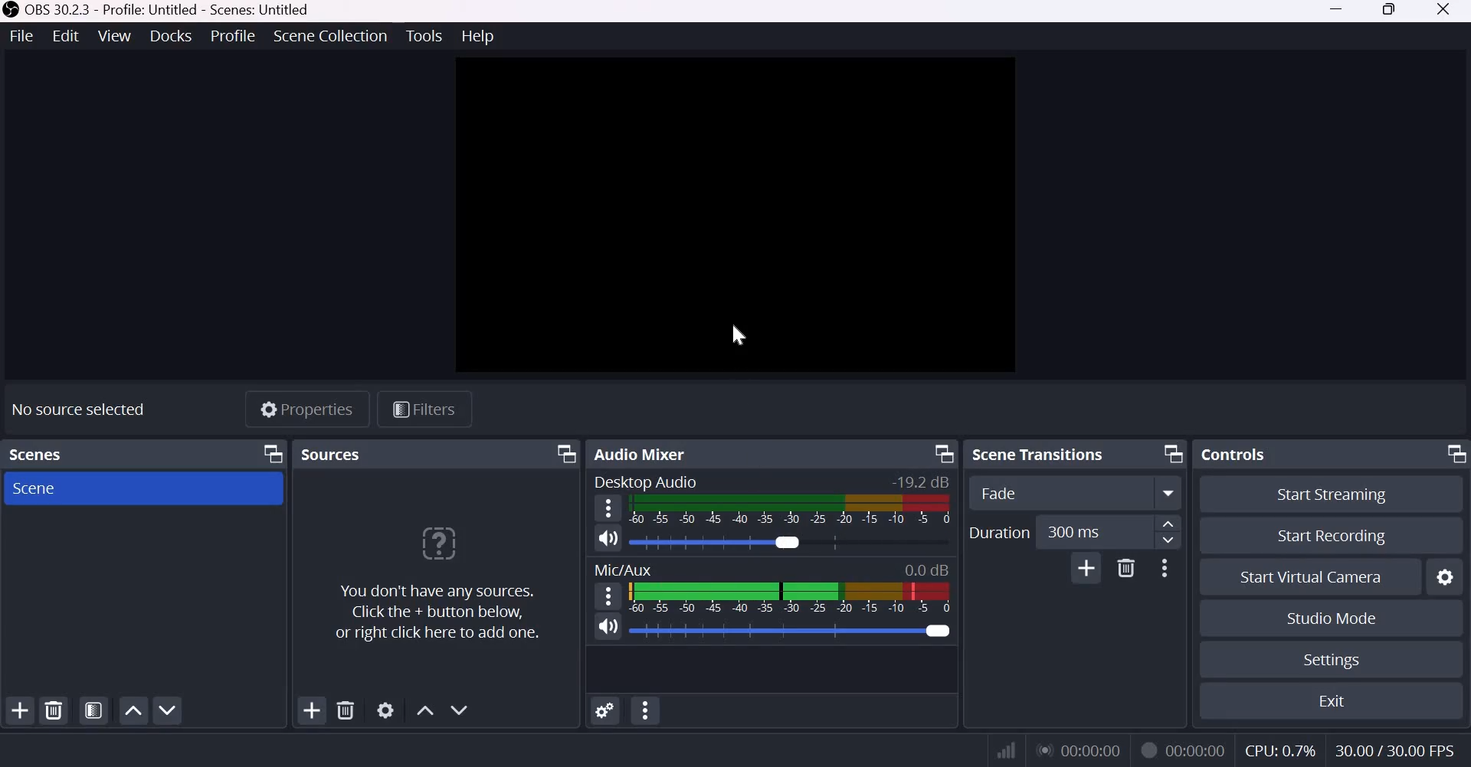  What do you see at coordinates (313, 712) in the screenshot?
I see `Add source(s)` at bounding box center [313, 712].